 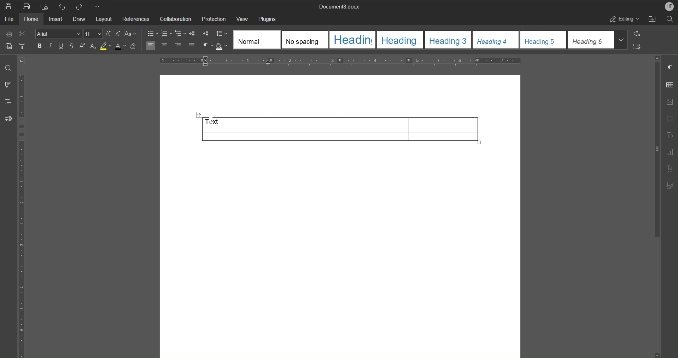 What do you see at coordinates (175, 19) in the screenshot?
I see `Collaboration` at bounding box center [175, 19].